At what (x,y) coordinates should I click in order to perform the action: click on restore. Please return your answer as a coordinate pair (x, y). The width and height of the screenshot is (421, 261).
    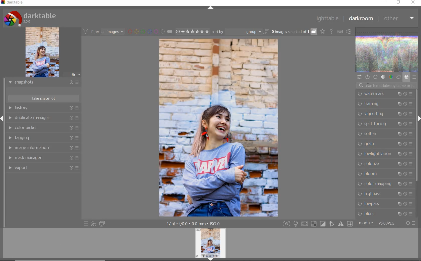
    Looking at the image, I should click on (398, 3).